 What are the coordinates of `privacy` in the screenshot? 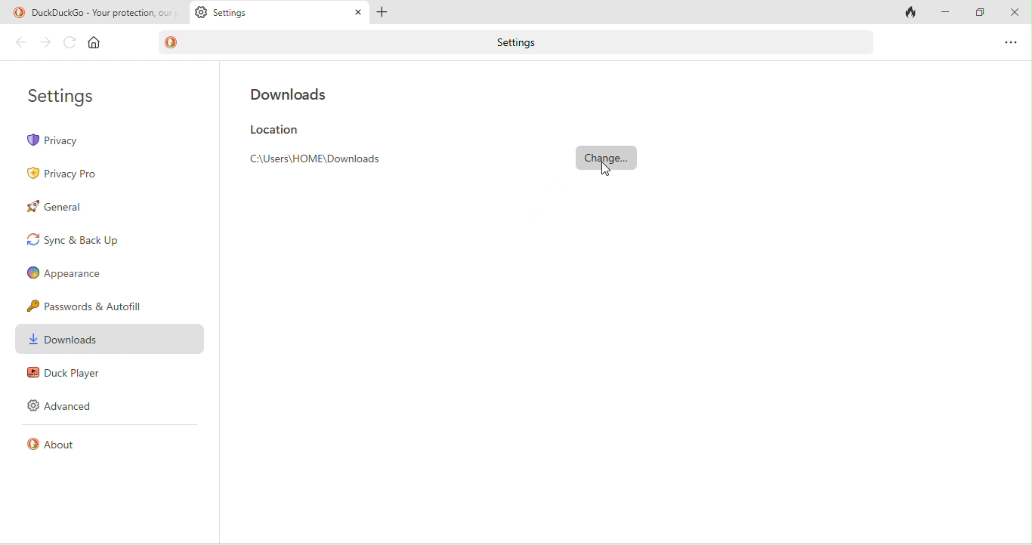 It's located at (112, 139).